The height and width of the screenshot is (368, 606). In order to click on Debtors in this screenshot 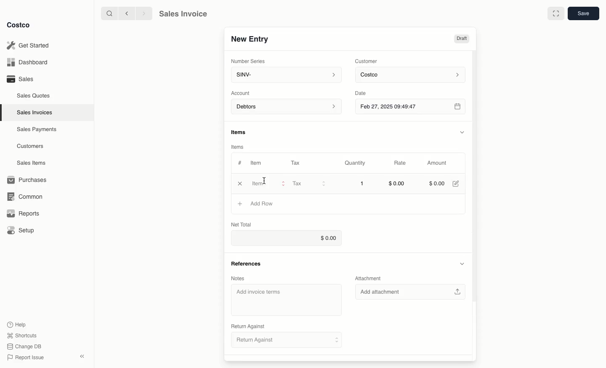, I will do `click(287, 107)`.